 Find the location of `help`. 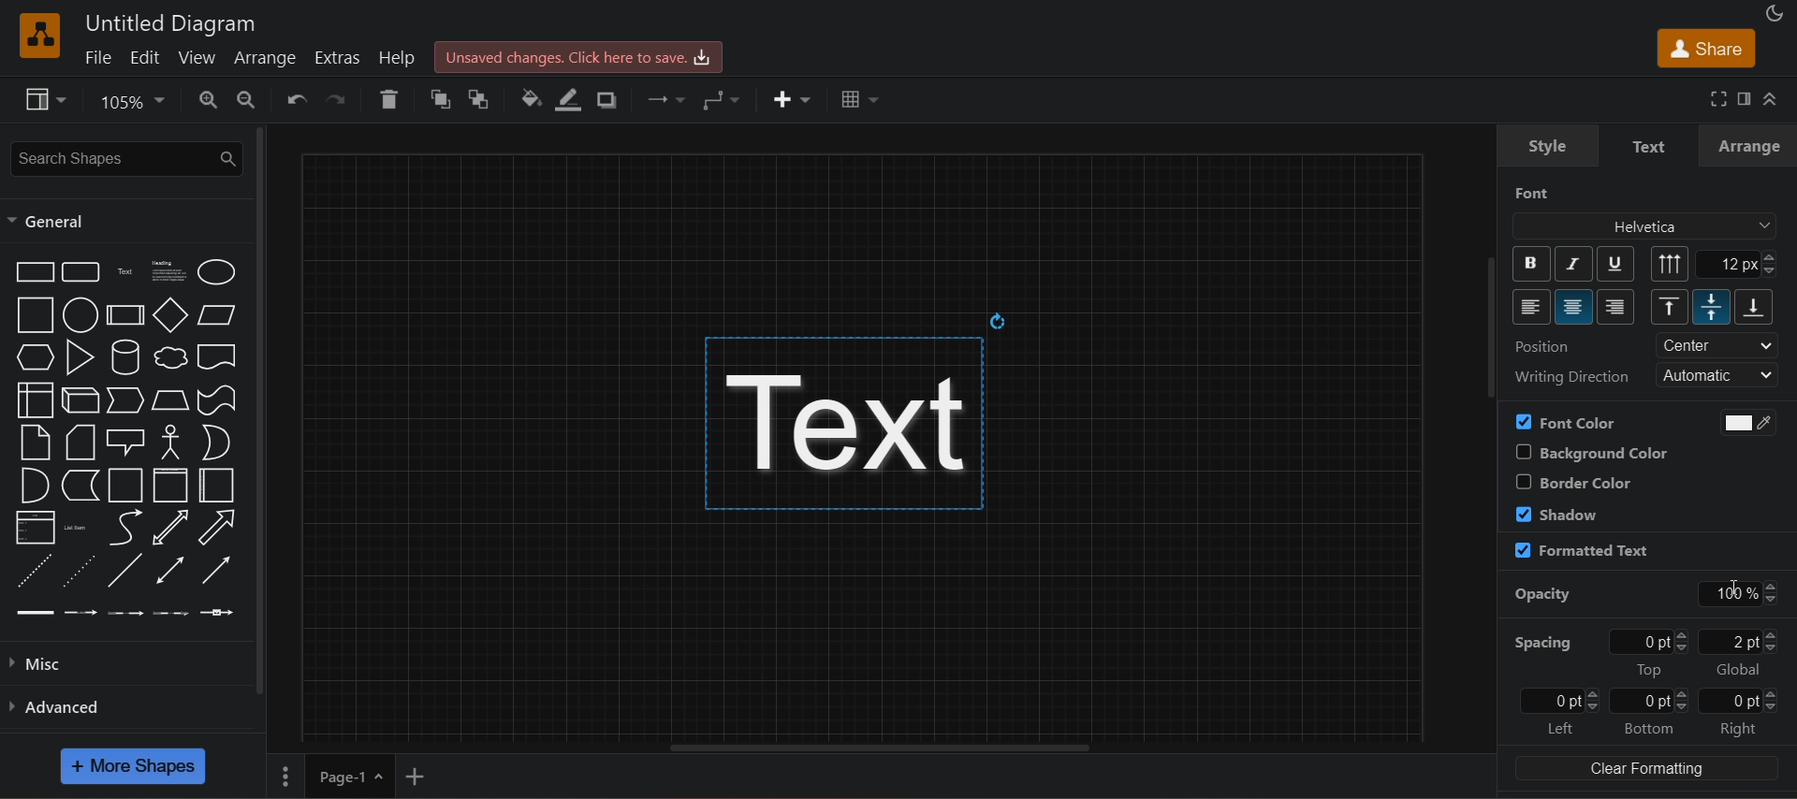

help is located at coordinates (399, 56).